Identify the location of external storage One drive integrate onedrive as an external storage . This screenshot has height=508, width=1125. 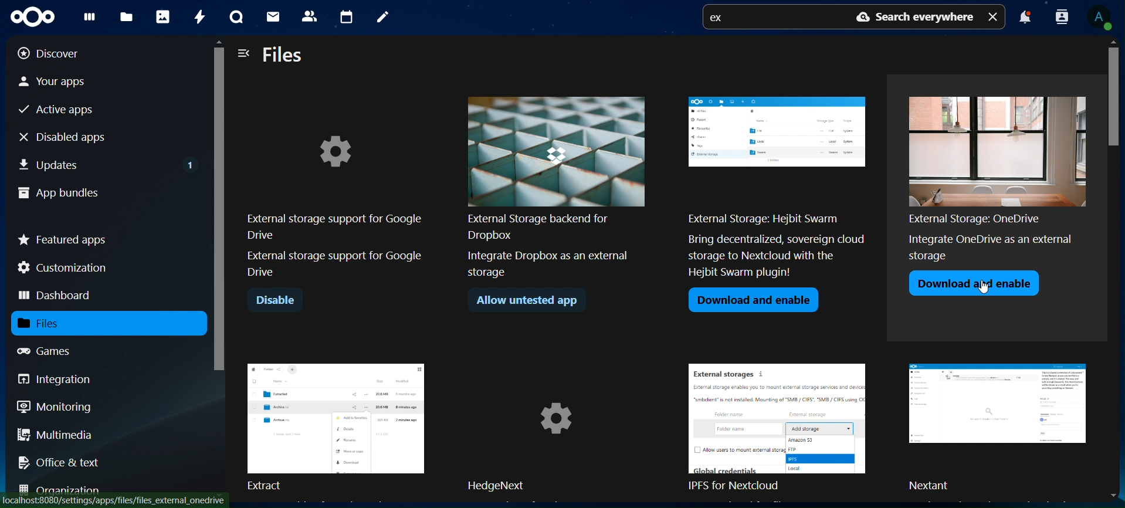
(993, 174).